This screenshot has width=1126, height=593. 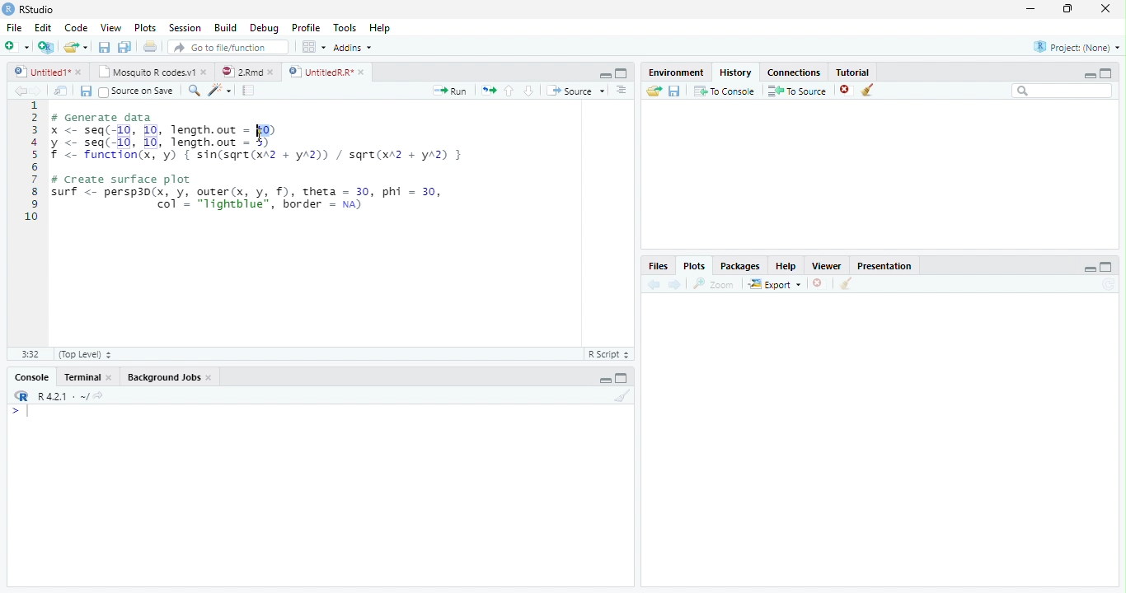 What do you see at coordinates (30, 354) in the screenshot?
I see `1:1` at bounding box center [30, 354].